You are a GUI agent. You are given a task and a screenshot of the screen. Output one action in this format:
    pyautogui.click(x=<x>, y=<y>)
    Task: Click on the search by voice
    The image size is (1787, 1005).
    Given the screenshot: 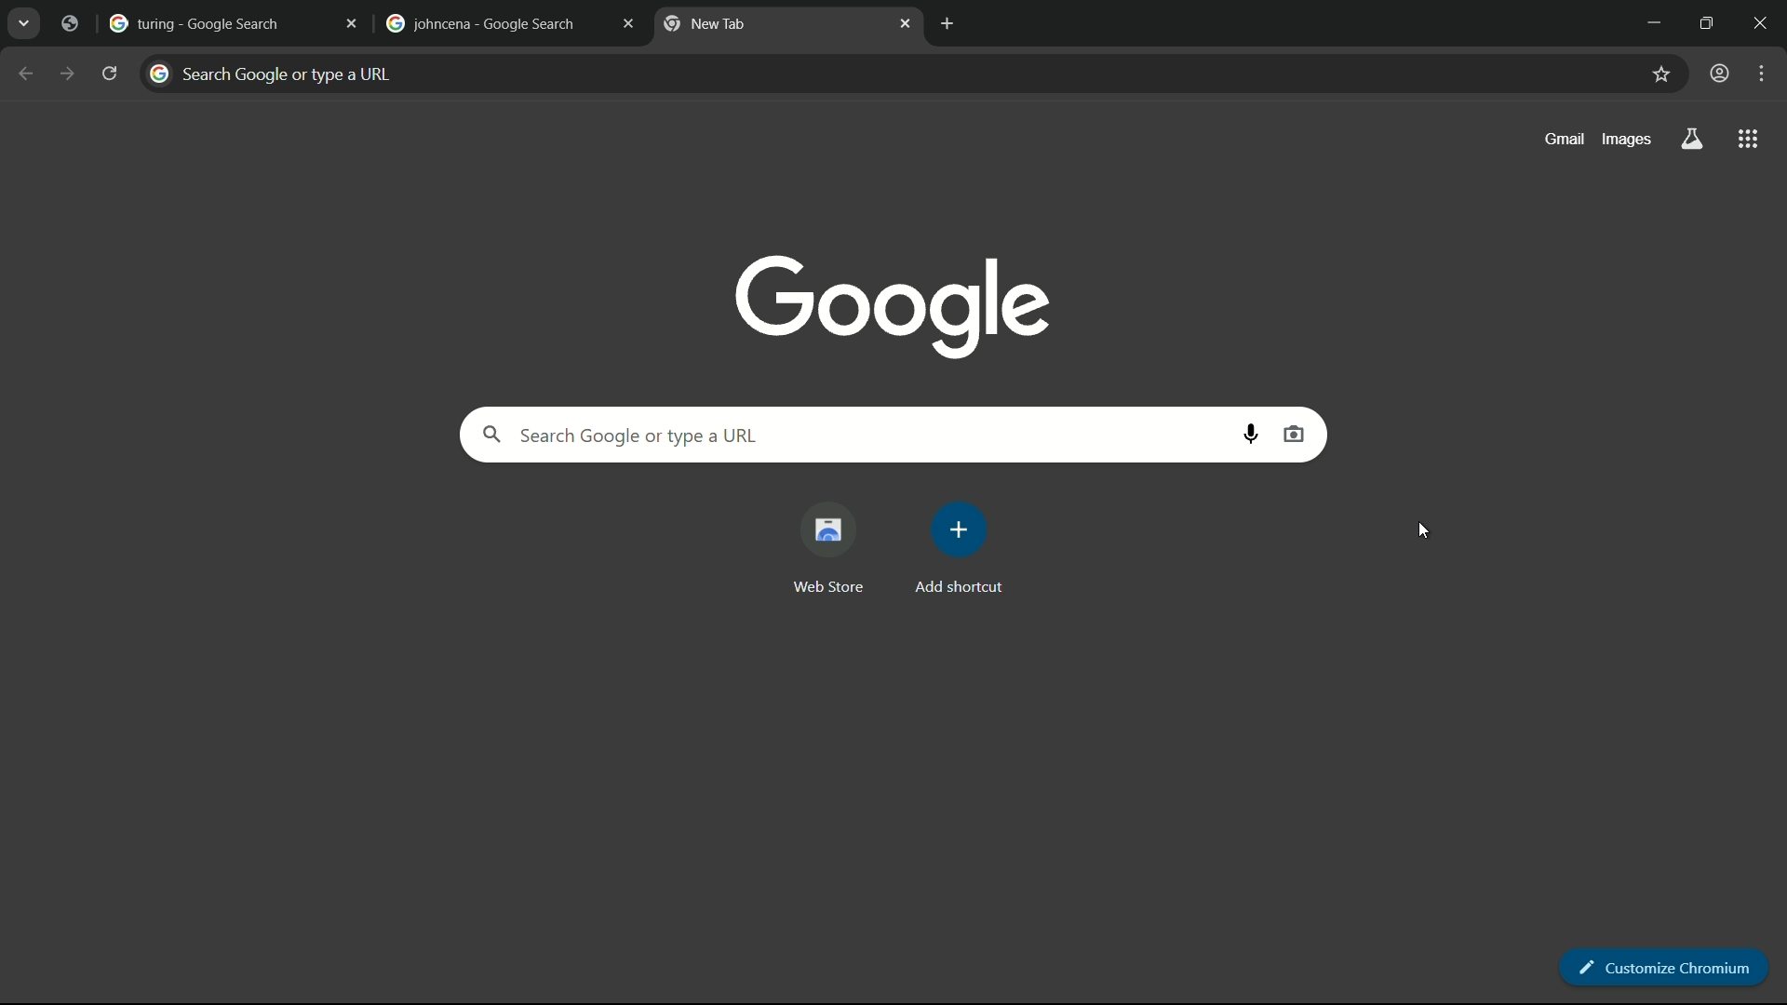 What is the action you would take?
    pyautogui.click(x=1254, y=434)
    